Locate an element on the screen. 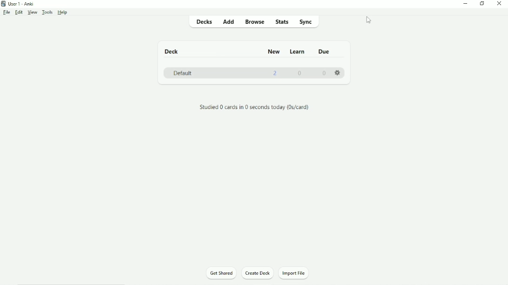 This screenshot has height=285, width=508. Restore down is located at coordinates (481, 3).